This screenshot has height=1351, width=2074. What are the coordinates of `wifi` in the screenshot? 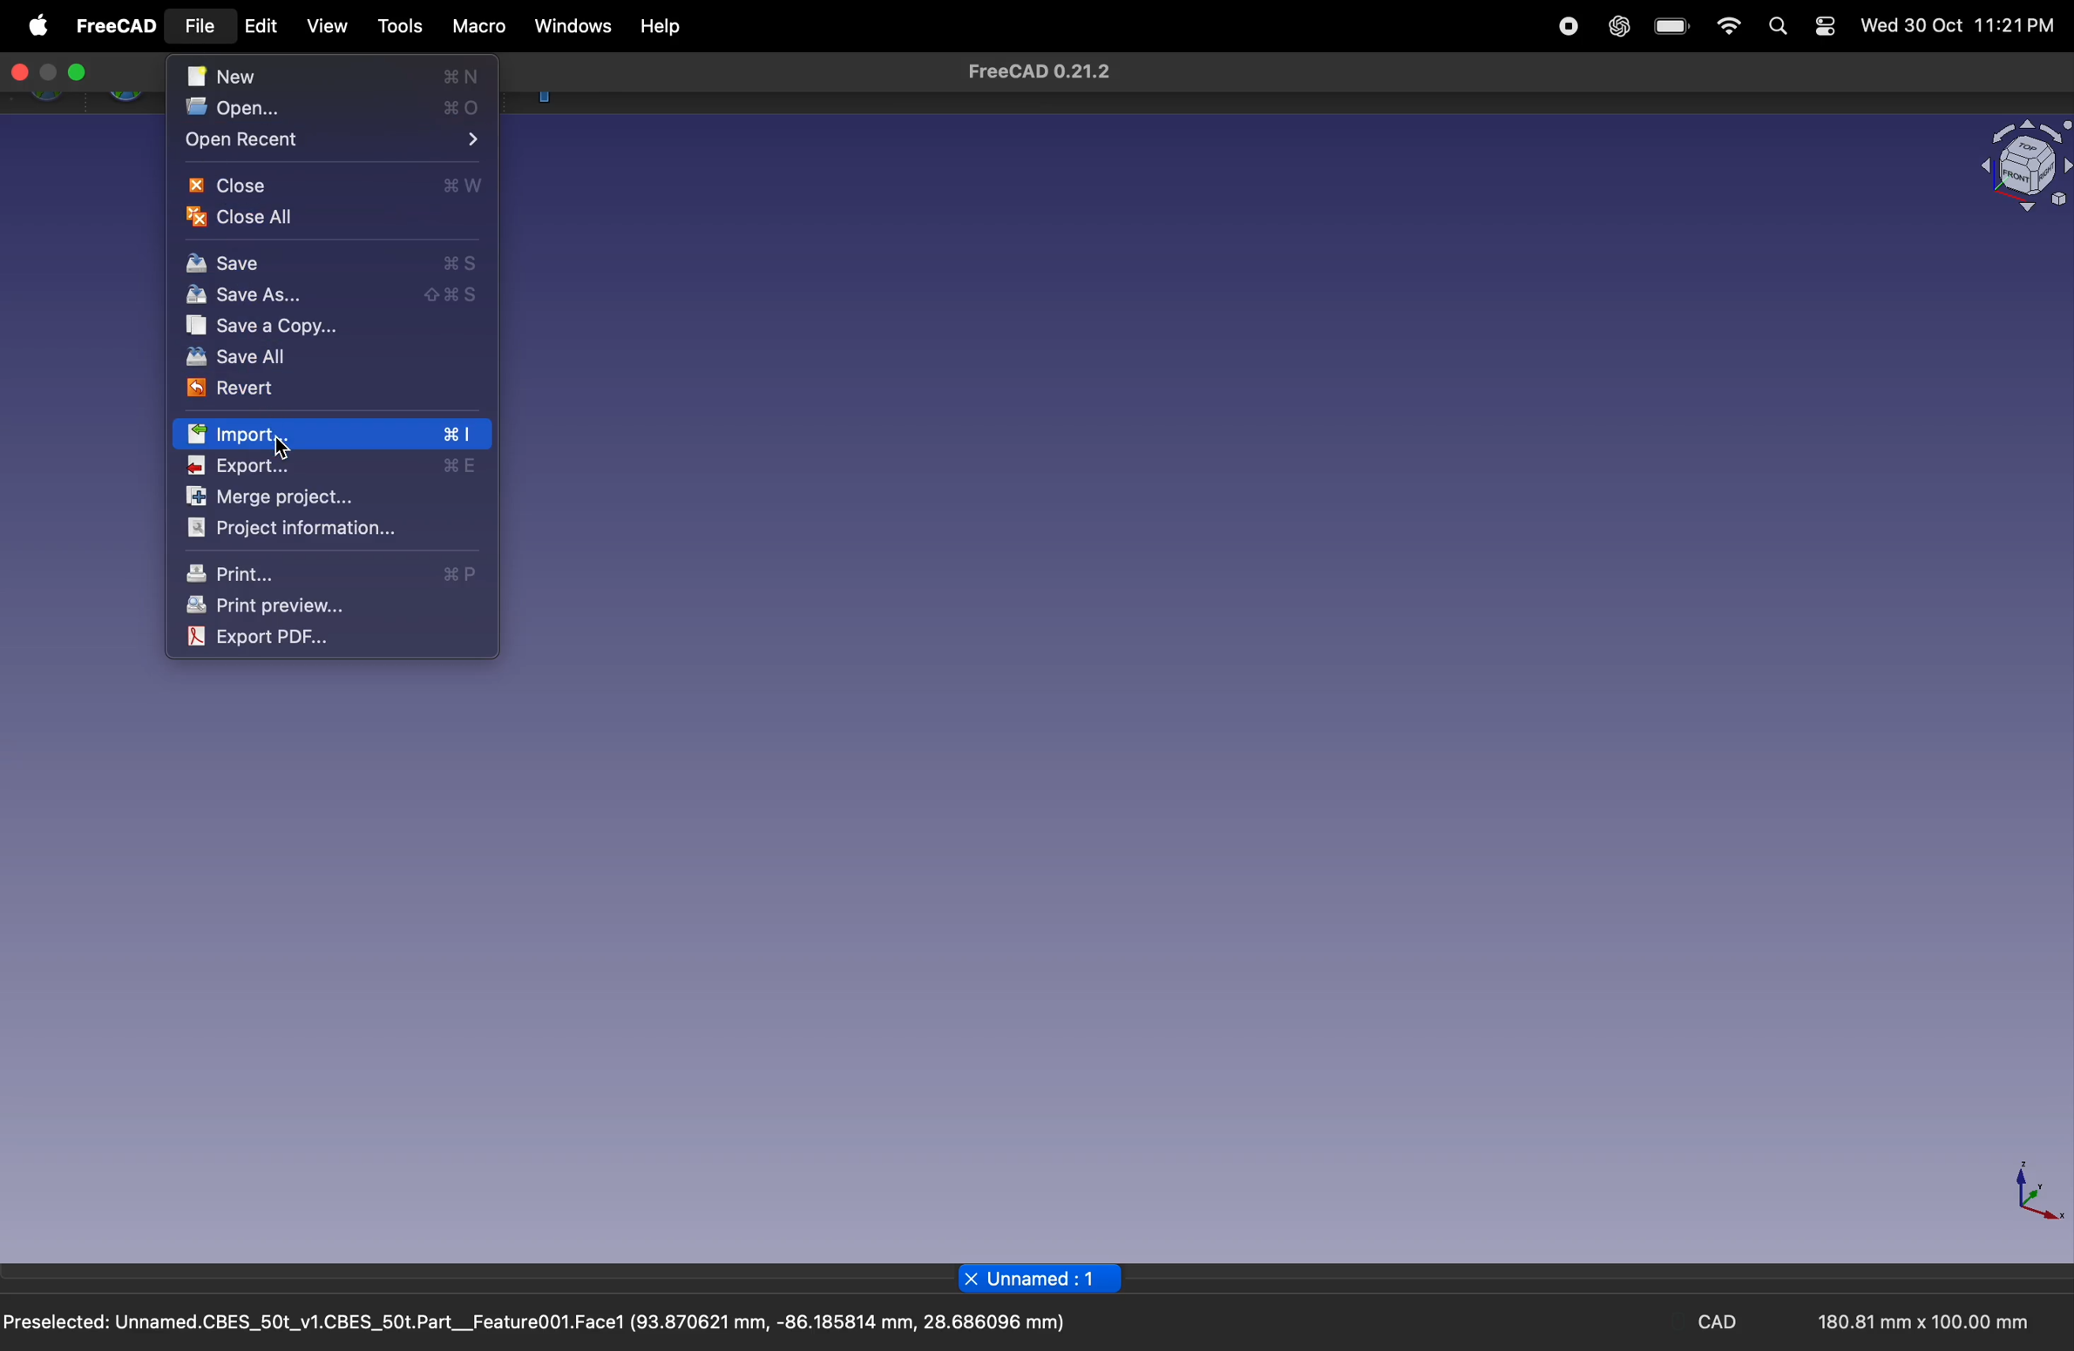 It's located at (1727, 29).